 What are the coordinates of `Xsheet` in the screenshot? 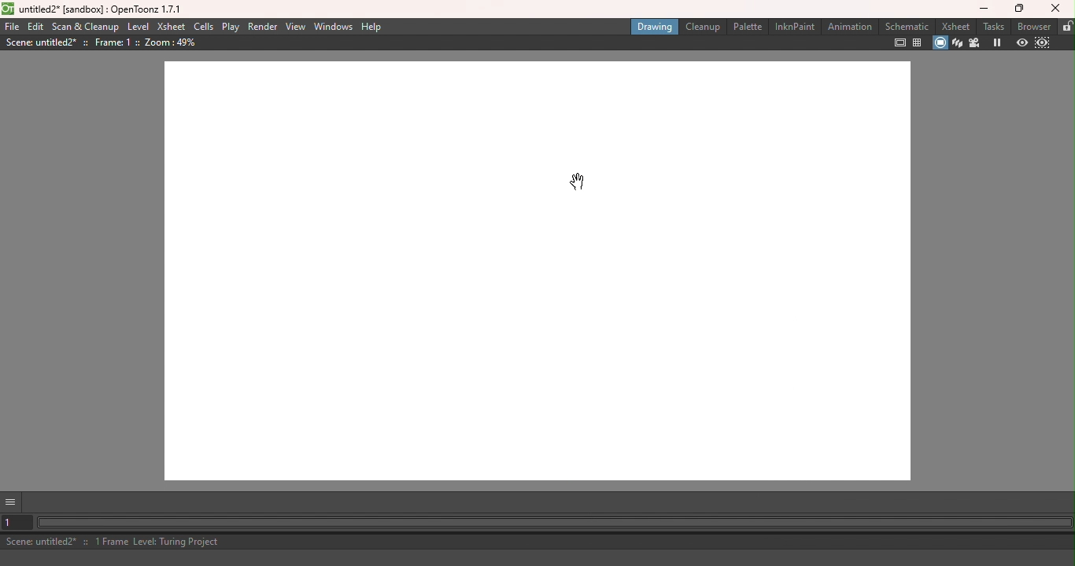 It's located at (957, 24).